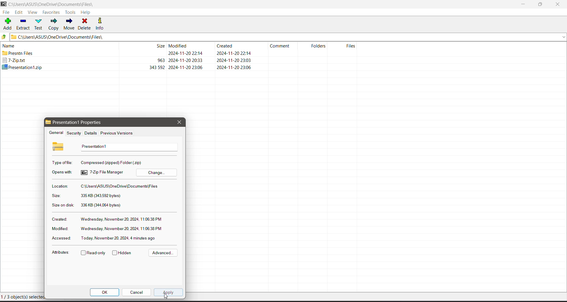 This screenshot has height=302, width=567. I want to click on Created, so click(59, 219).